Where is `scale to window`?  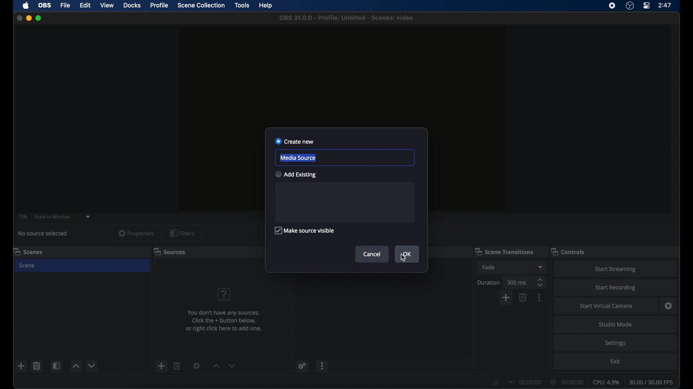
scale to window is located at coordinates (52, 217).